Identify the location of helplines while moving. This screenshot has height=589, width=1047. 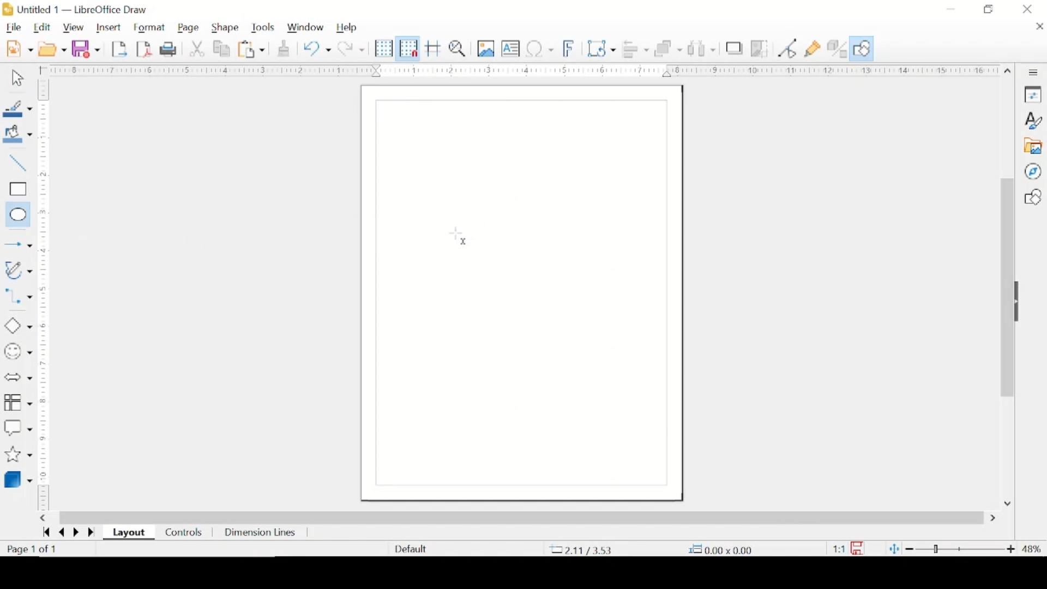
(434, 49).